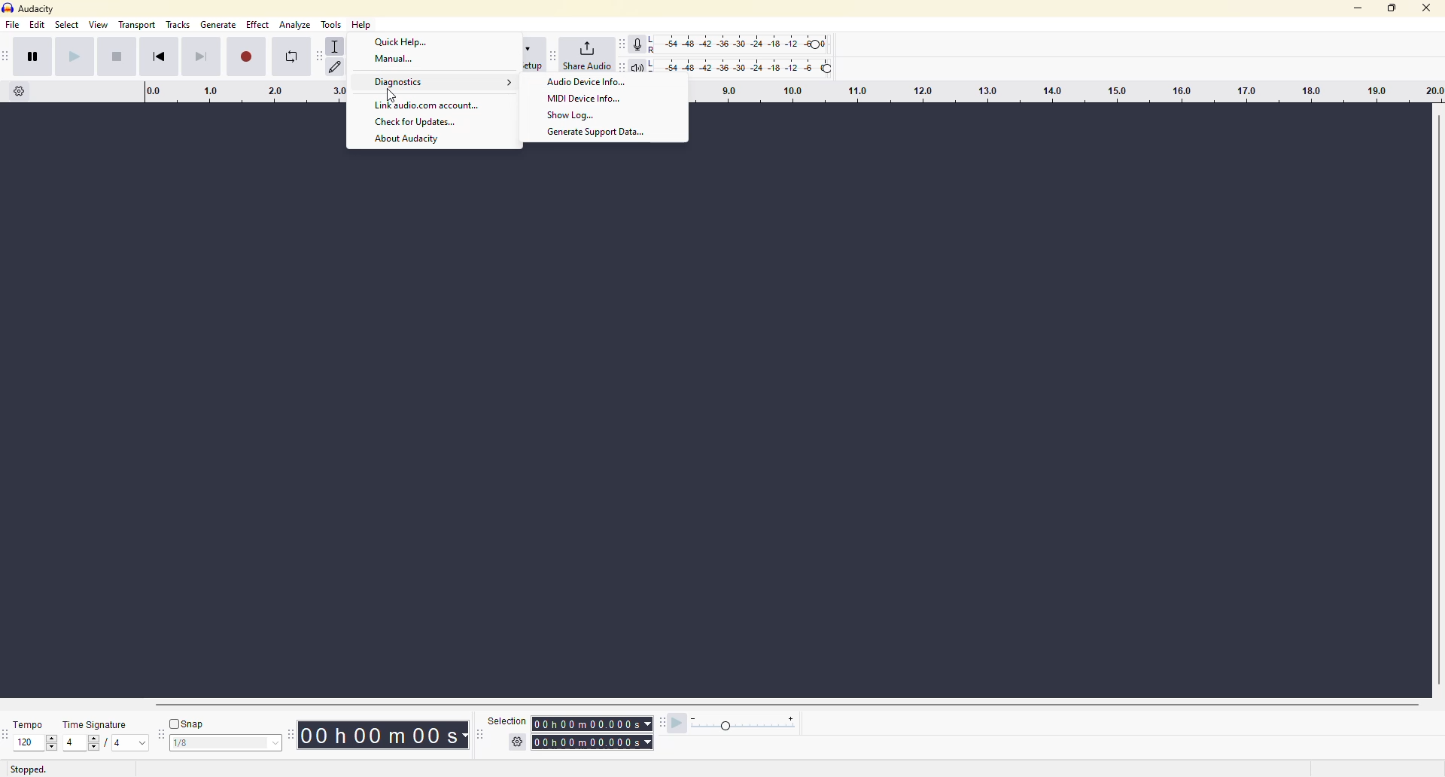 The image size is (1445, 777). Describe the element at coordinates (96, 721) in the screenshot. I see `time signature` at that location.